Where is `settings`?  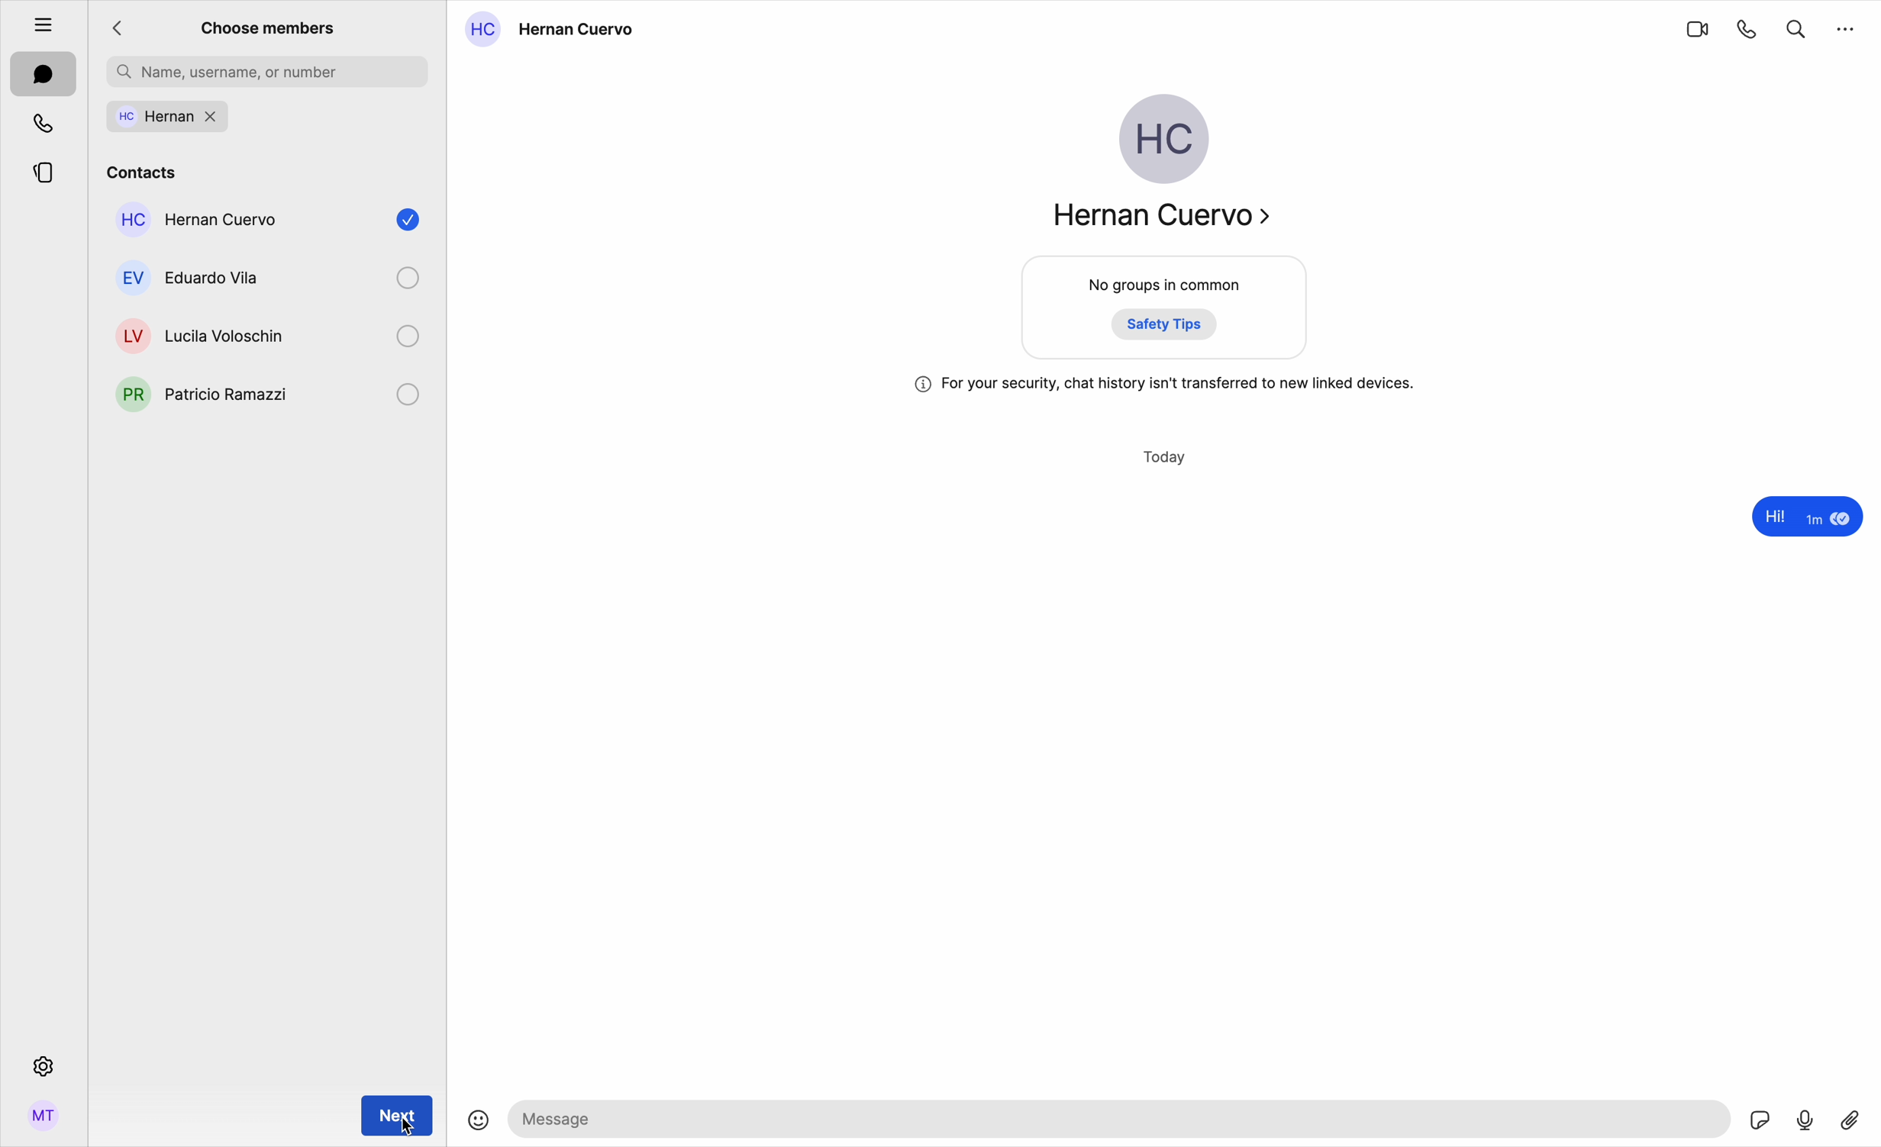
settings is located at coordinates (41, 1065).